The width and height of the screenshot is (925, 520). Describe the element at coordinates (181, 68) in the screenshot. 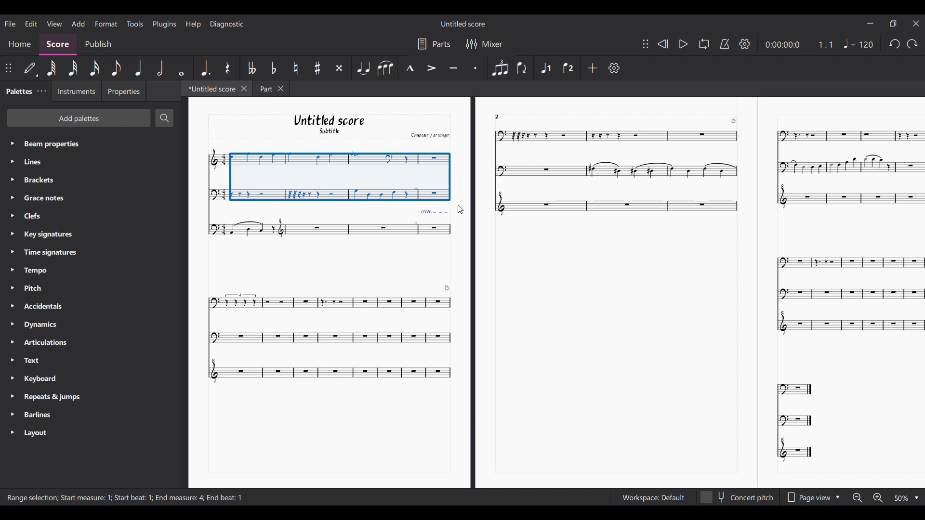

I see `Whole note` at that location.